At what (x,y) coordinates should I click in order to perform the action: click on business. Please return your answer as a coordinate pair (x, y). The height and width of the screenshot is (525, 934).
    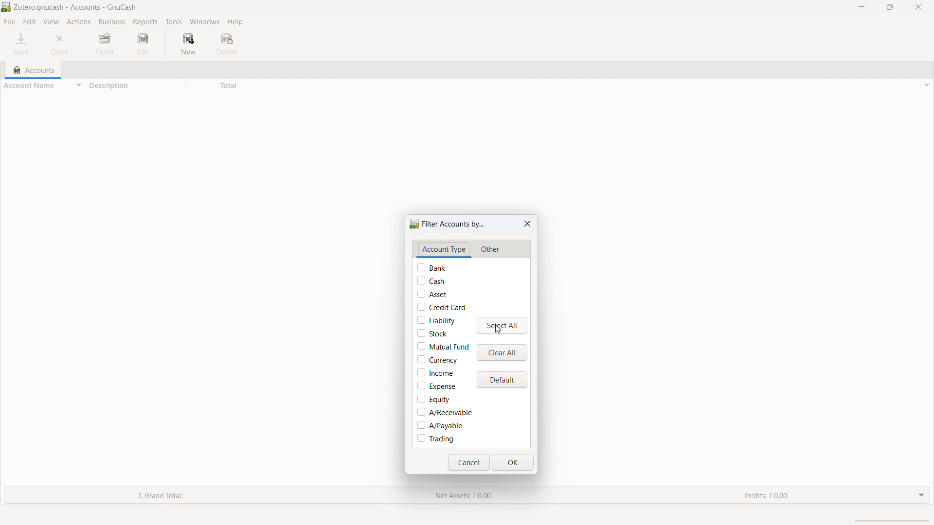
    Looking at the image, I should click on (111, 22).